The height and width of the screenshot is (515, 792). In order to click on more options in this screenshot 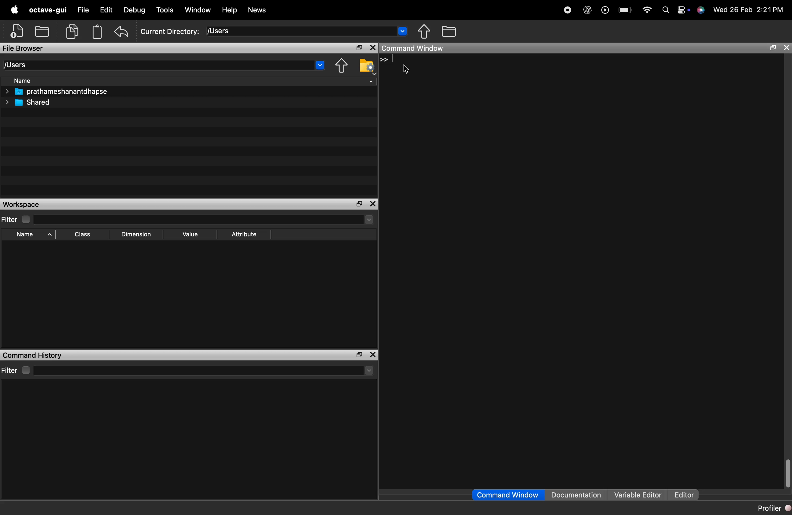, I will do `click(369, 370)`.